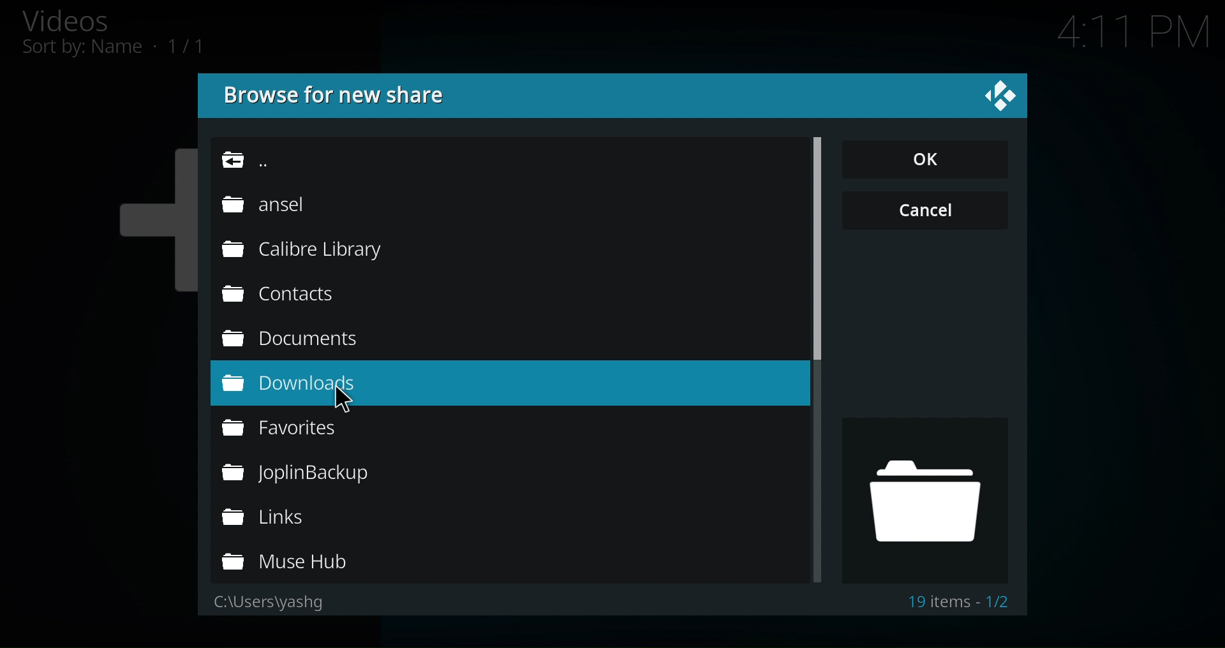 Image resolution: width=1225 pixels, height=648 pixels. Describe the element at coordinates (142, 231) in the screenshot. I see `Plus icon` at that location.